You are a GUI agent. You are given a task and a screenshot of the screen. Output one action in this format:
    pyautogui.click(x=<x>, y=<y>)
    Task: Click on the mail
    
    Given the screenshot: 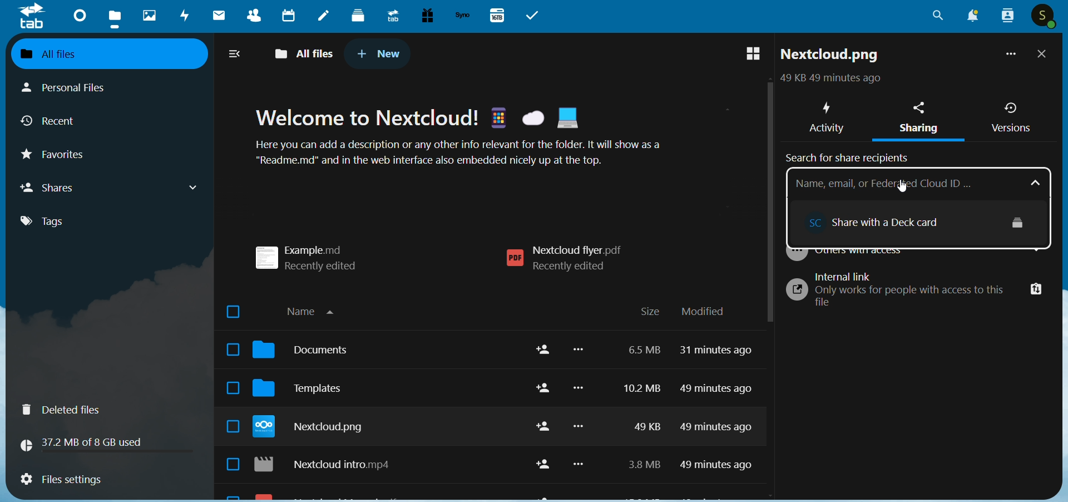 What is the action you would take?
    pyautogui.click(x=217, y=17)
    